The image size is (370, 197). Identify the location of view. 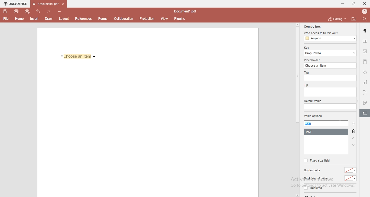
(165, 19).